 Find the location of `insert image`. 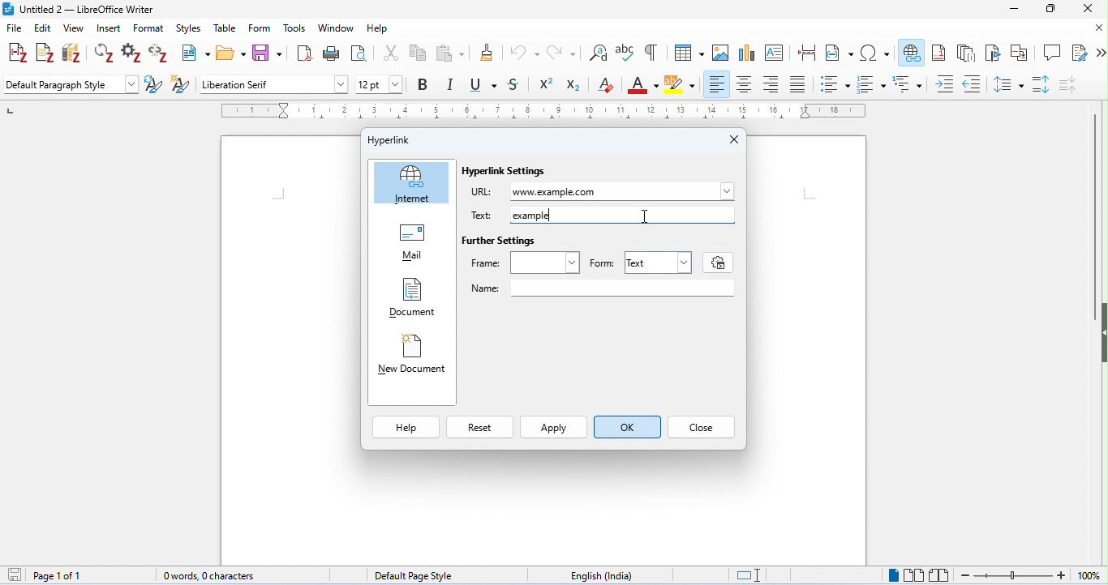

insert image is located at coordinates (722, 52).